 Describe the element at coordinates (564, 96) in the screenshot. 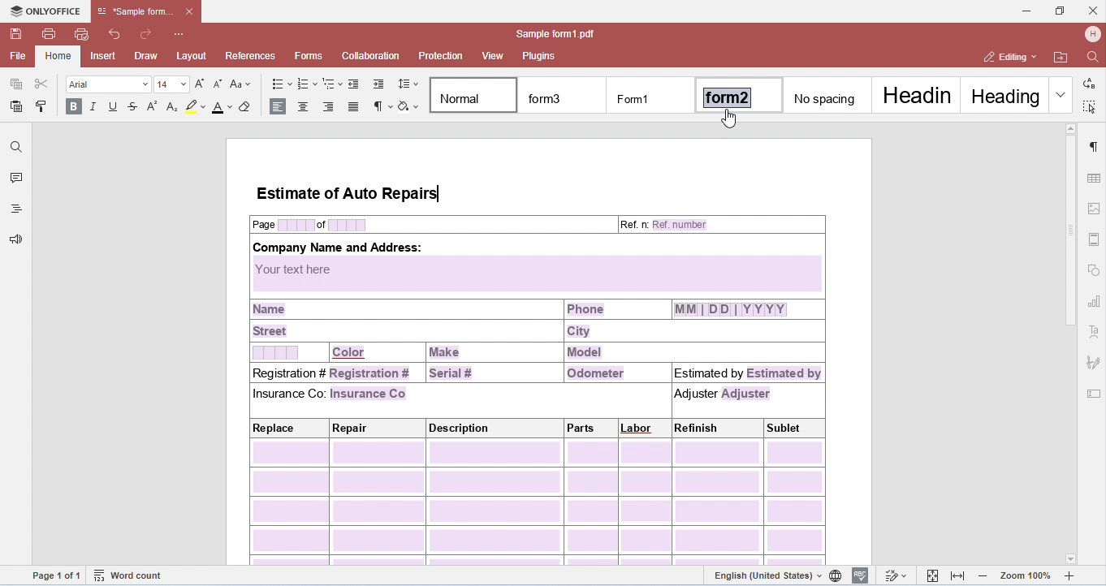

I see `form3` at that location.